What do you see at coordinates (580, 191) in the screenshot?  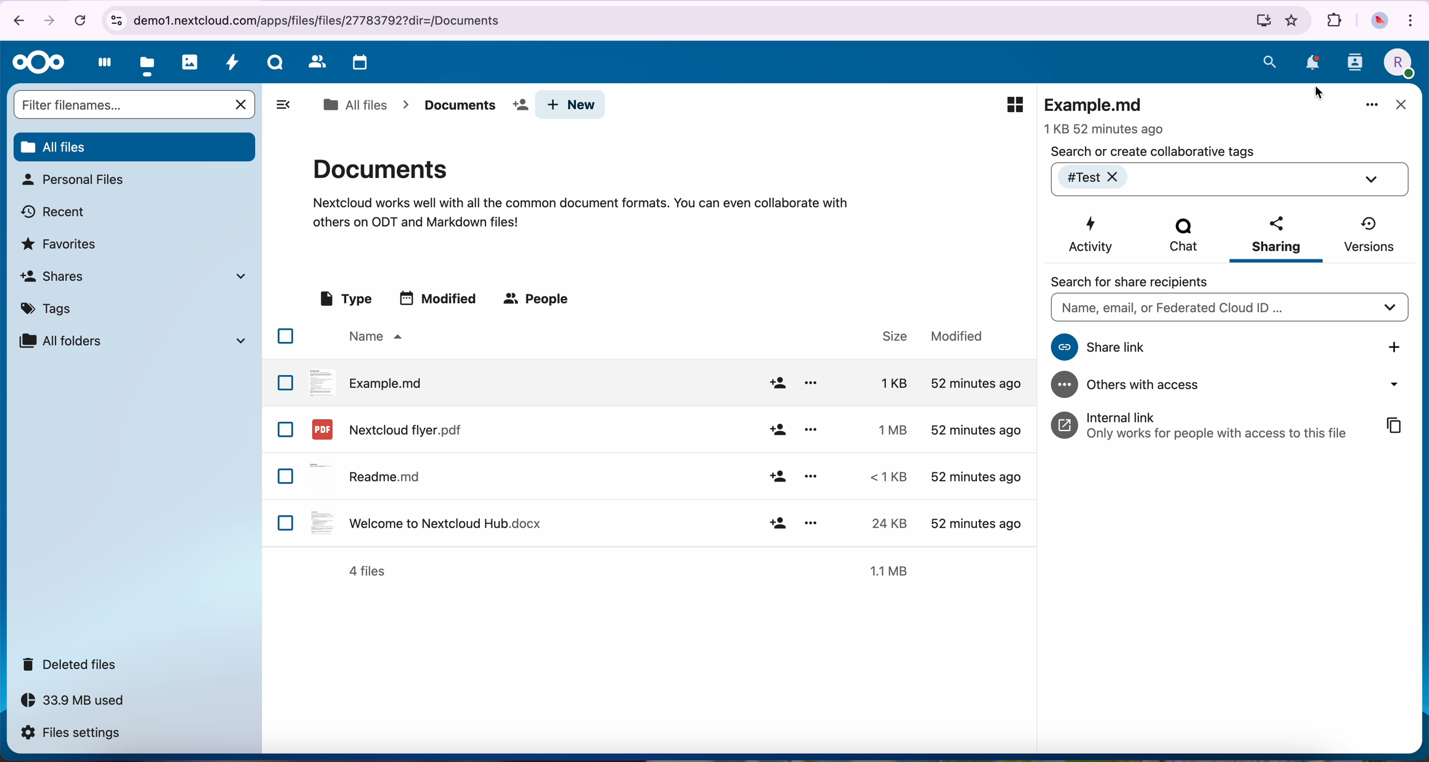 I see `documents` at bounding box center [580, 191].